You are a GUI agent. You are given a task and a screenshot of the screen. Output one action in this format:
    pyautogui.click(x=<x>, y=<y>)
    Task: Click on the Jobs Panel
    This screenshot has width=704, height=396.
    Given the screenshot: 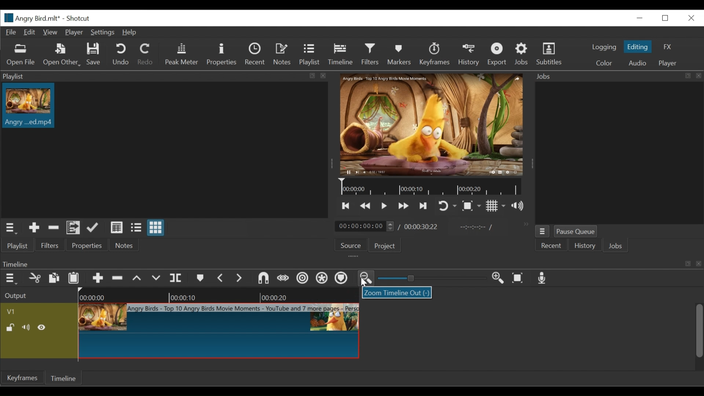 What is the action you would take?
    pyautogui.click(x=618, y=77)
    